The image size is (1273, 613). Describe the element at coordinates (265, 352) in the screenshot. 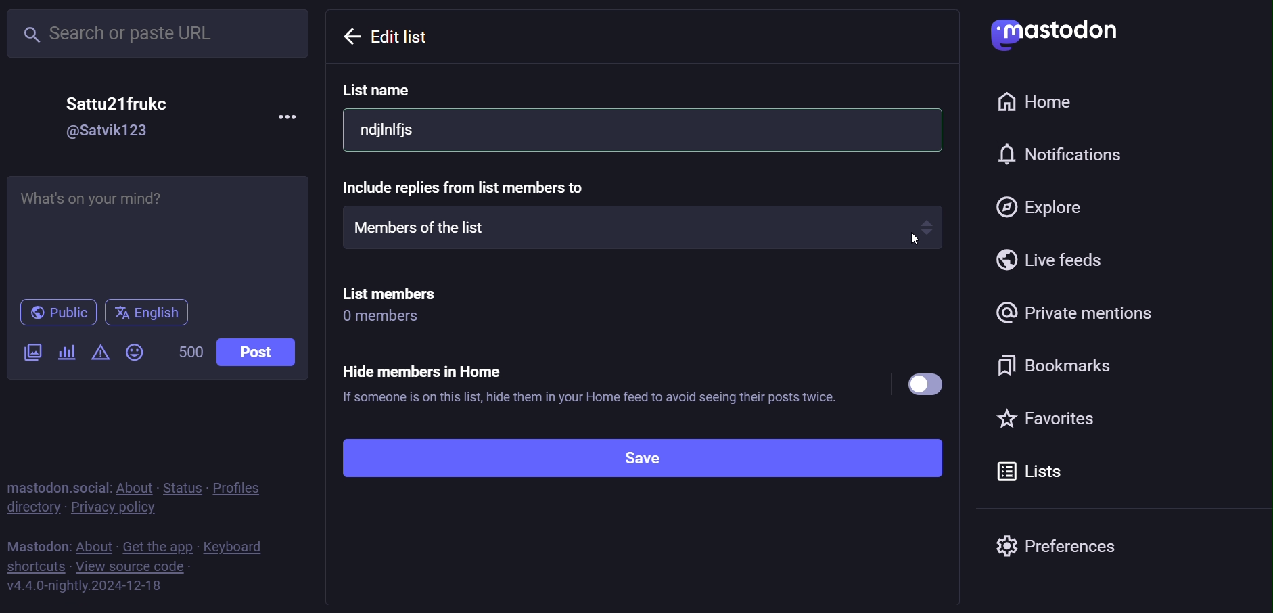

I see `post` at that location.